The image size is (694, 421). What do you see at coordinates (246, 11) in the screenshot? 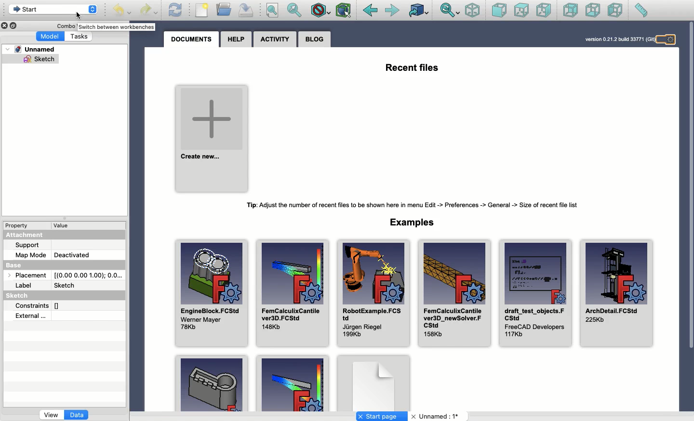
I see `Save` at bounding box center [246, 11].